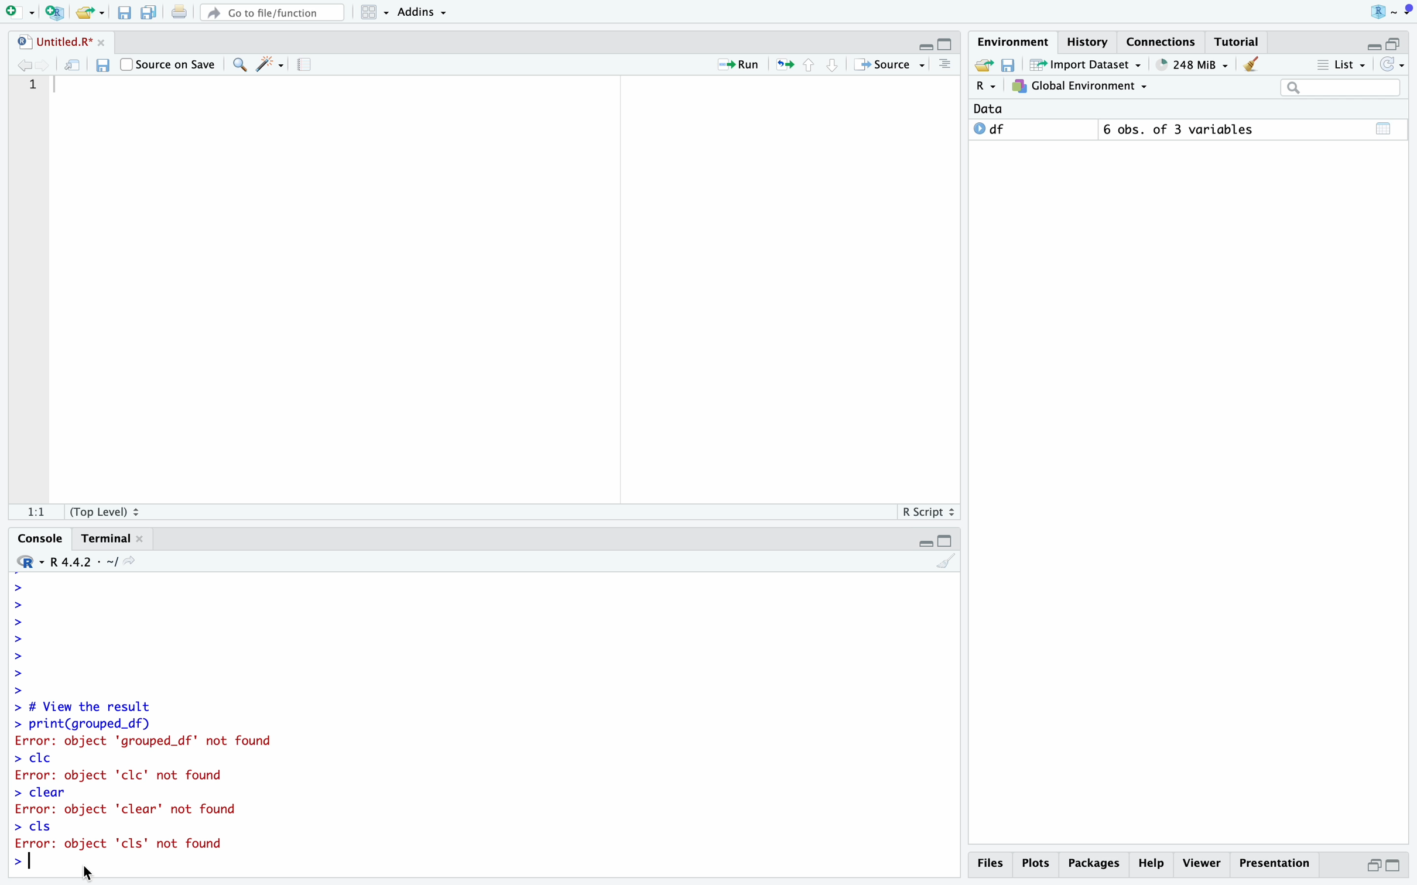 The height and width of the screenshot is (885, 1417). Describe the element at coordinates (927, 510) in the screenshot. I see `R Script` at that location.